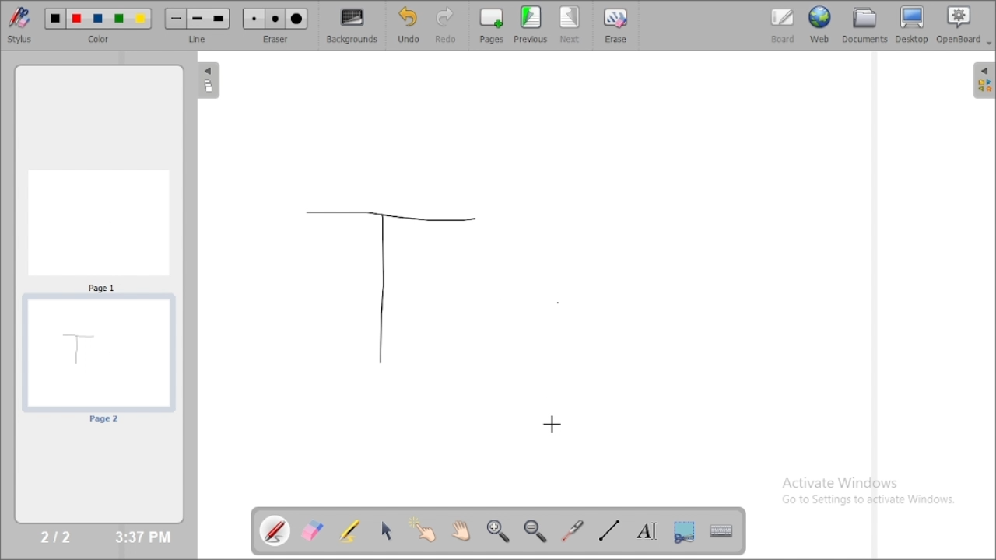 The width and height of the screenshot is (996, 560). What do you see at coordinates (98, 361) in the screenshot?
I see `page 2` at bounding box center [98, 361].